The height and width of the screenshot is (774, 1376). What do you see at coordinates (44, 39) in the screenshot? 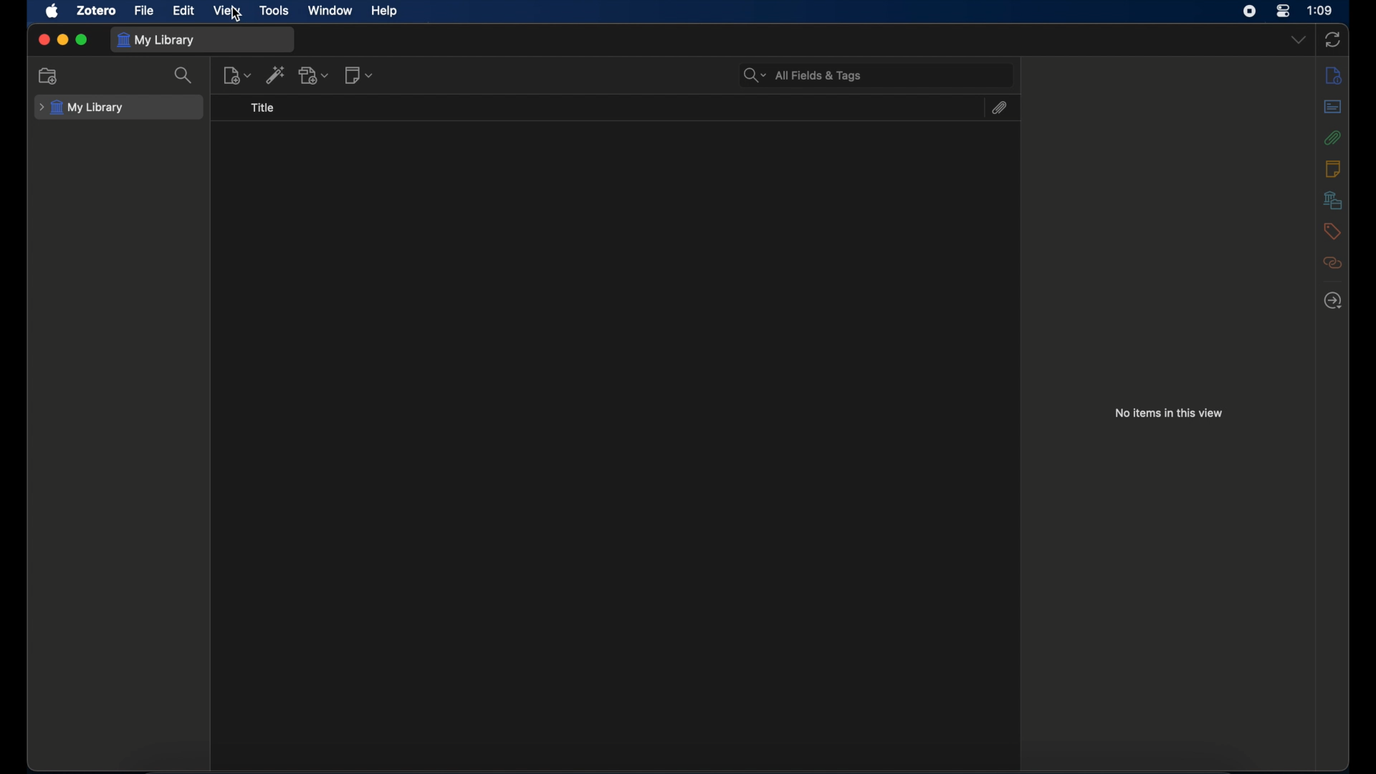
I see `close` at bounding box center [44, 39].